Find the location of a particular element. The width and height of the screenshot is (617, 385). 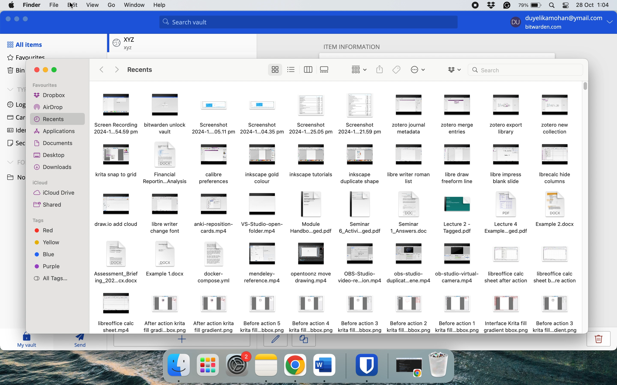

blue tag is located at coordinates (46, 255).